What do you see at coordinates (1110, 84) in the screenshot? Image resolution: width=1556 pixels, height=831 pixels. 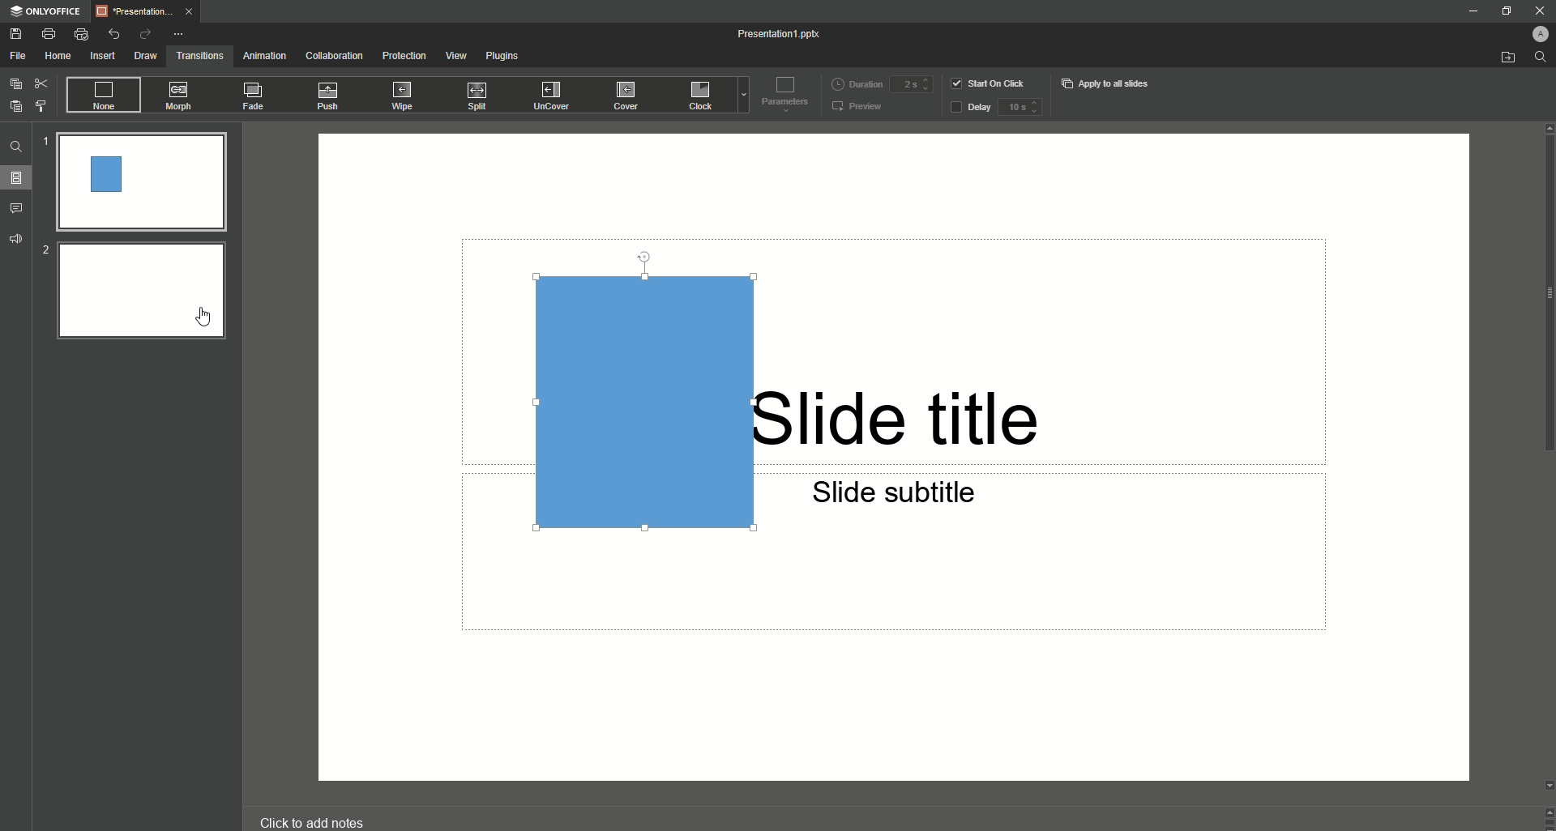 I see `Apply to all slides` at bounding box center [1110, 84].